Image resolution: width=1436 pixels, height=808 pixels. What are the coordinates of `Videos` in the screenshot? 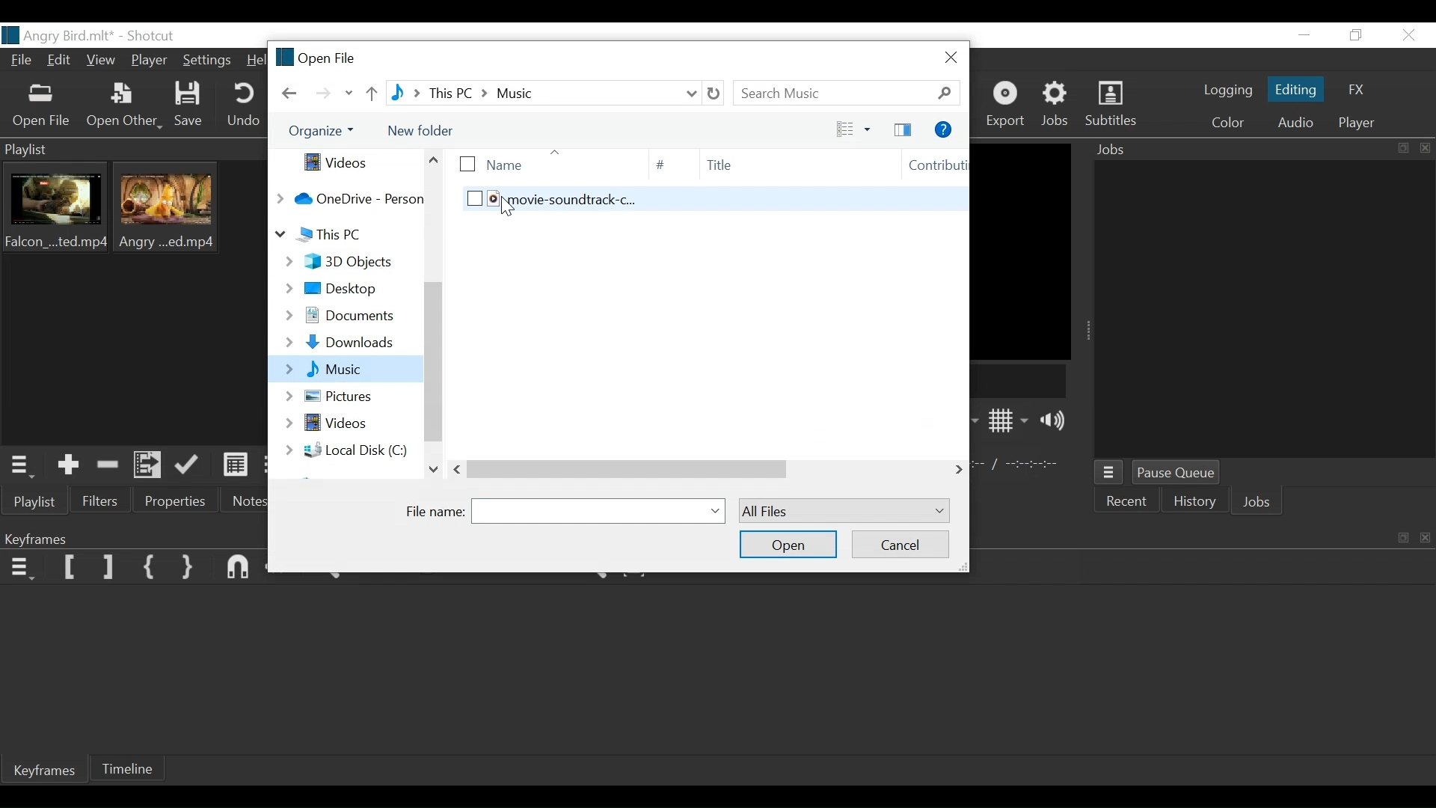 It's located at (348, 162).